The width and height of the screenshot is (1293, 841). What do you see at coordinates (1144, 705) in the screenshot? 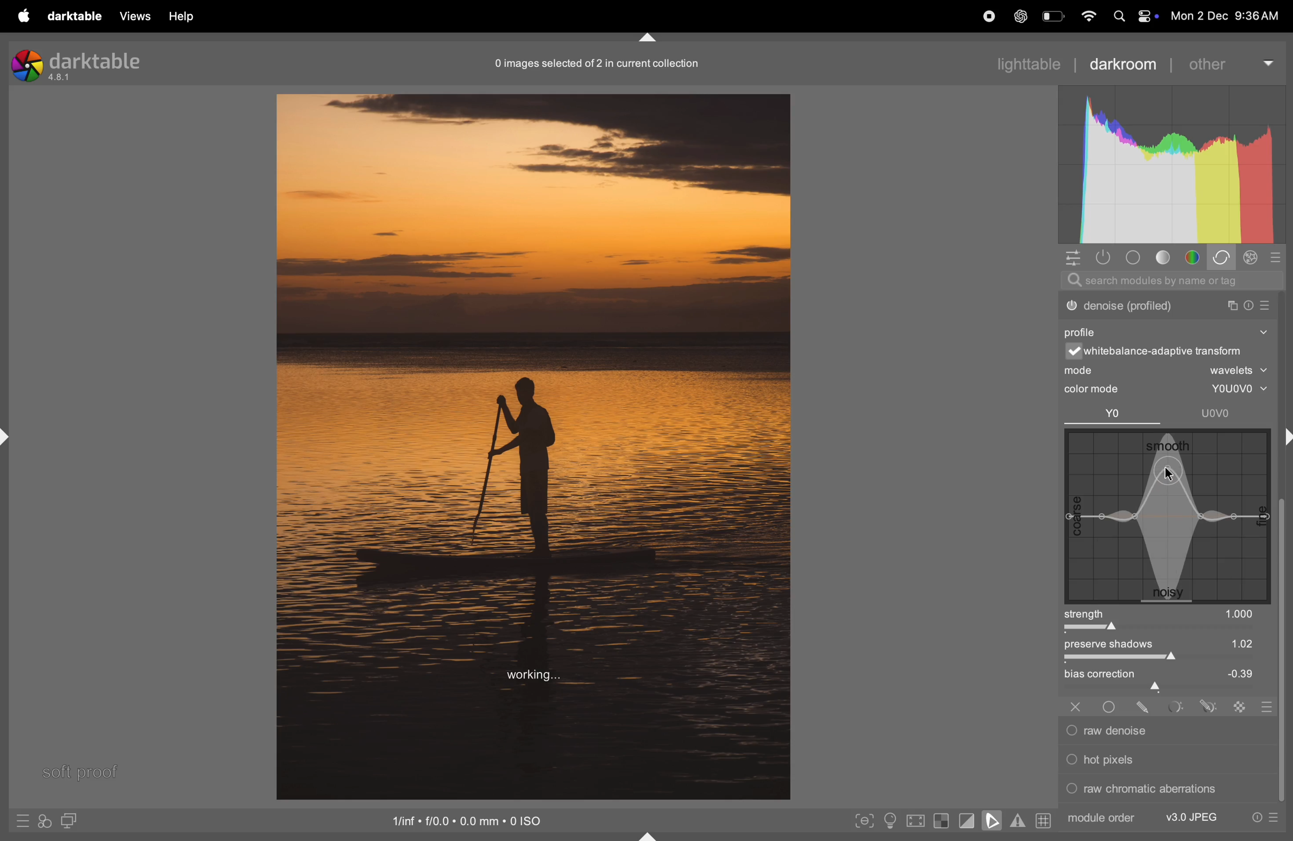
I see `` at bounding box center [1144, 705].